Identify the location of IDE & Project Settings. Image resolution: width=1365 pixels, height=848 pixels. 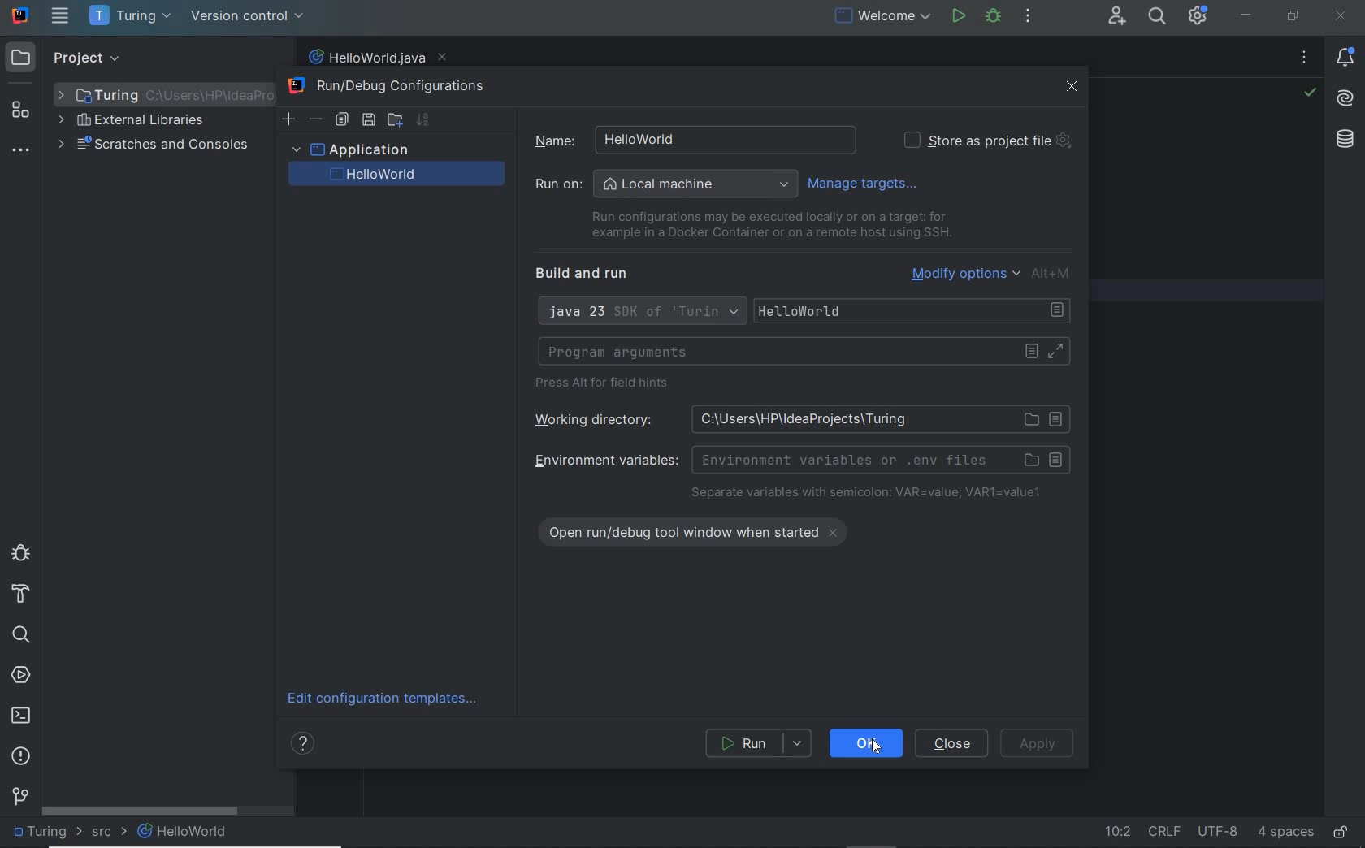
(1198, 15).